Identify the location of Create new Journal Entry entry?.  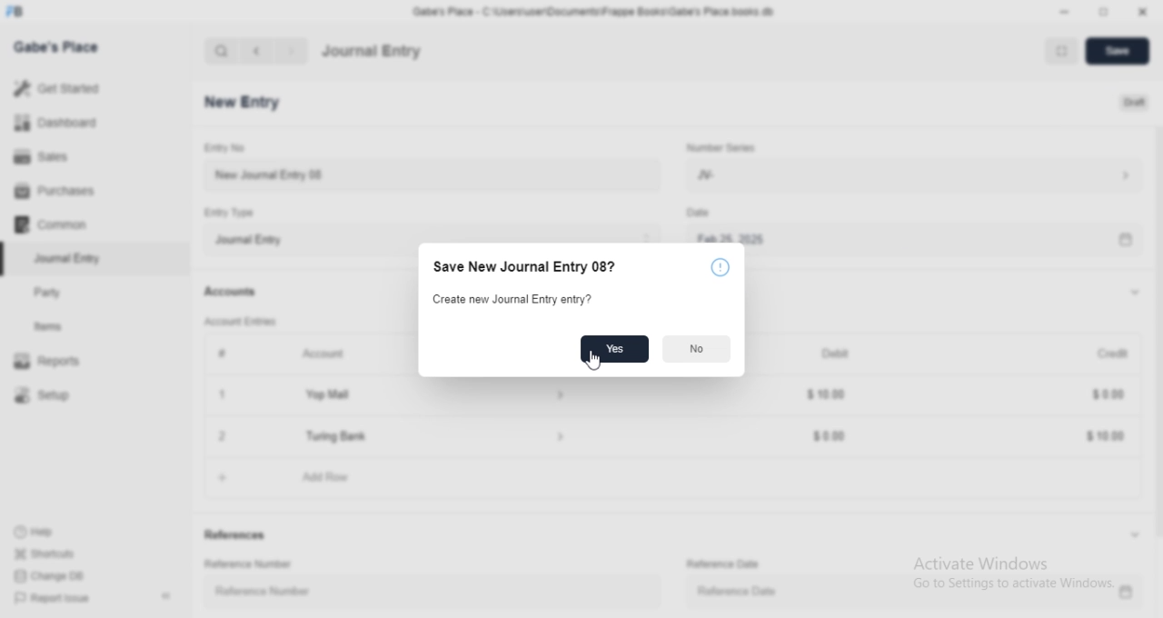
(514, 301).